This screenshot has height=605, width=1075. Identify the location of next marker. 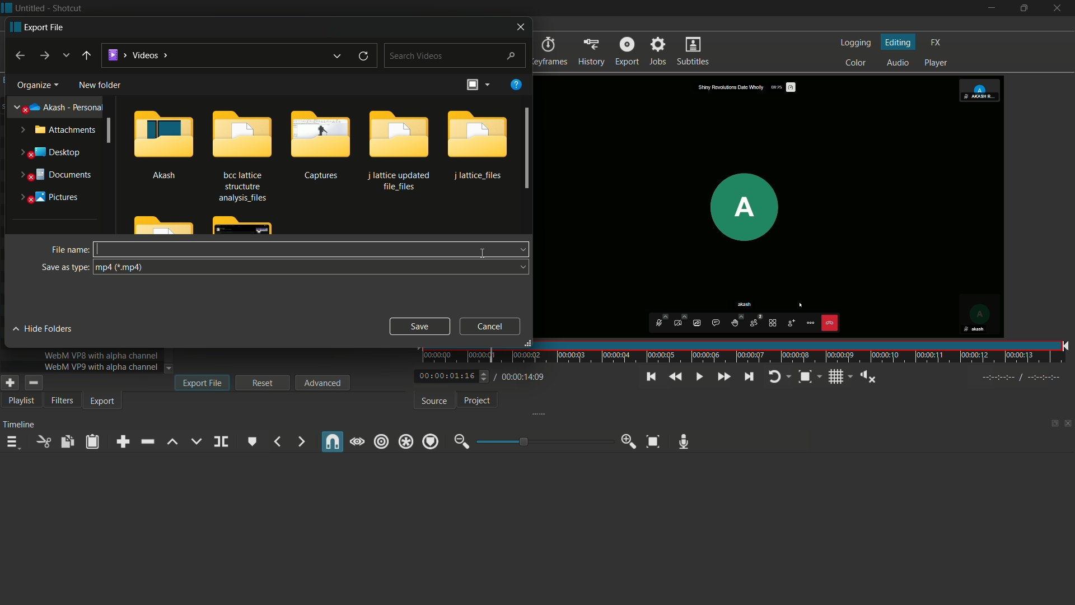
(300, 441).